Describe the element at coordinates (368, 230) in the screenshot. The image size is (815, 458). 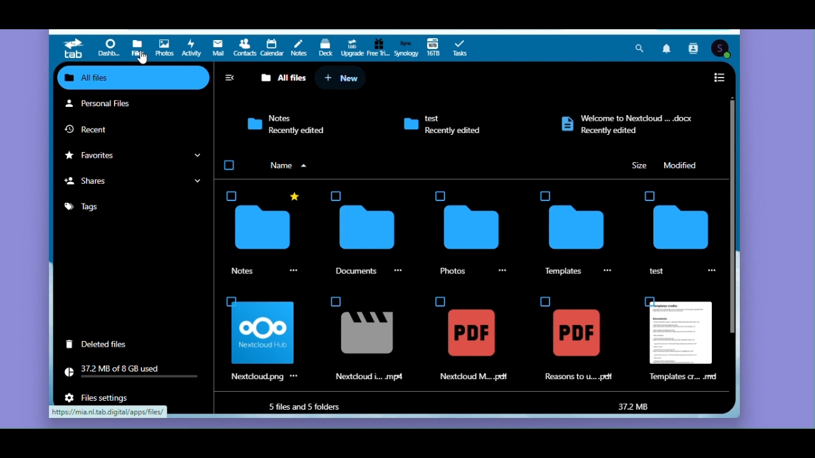
I see `documents` at that location.